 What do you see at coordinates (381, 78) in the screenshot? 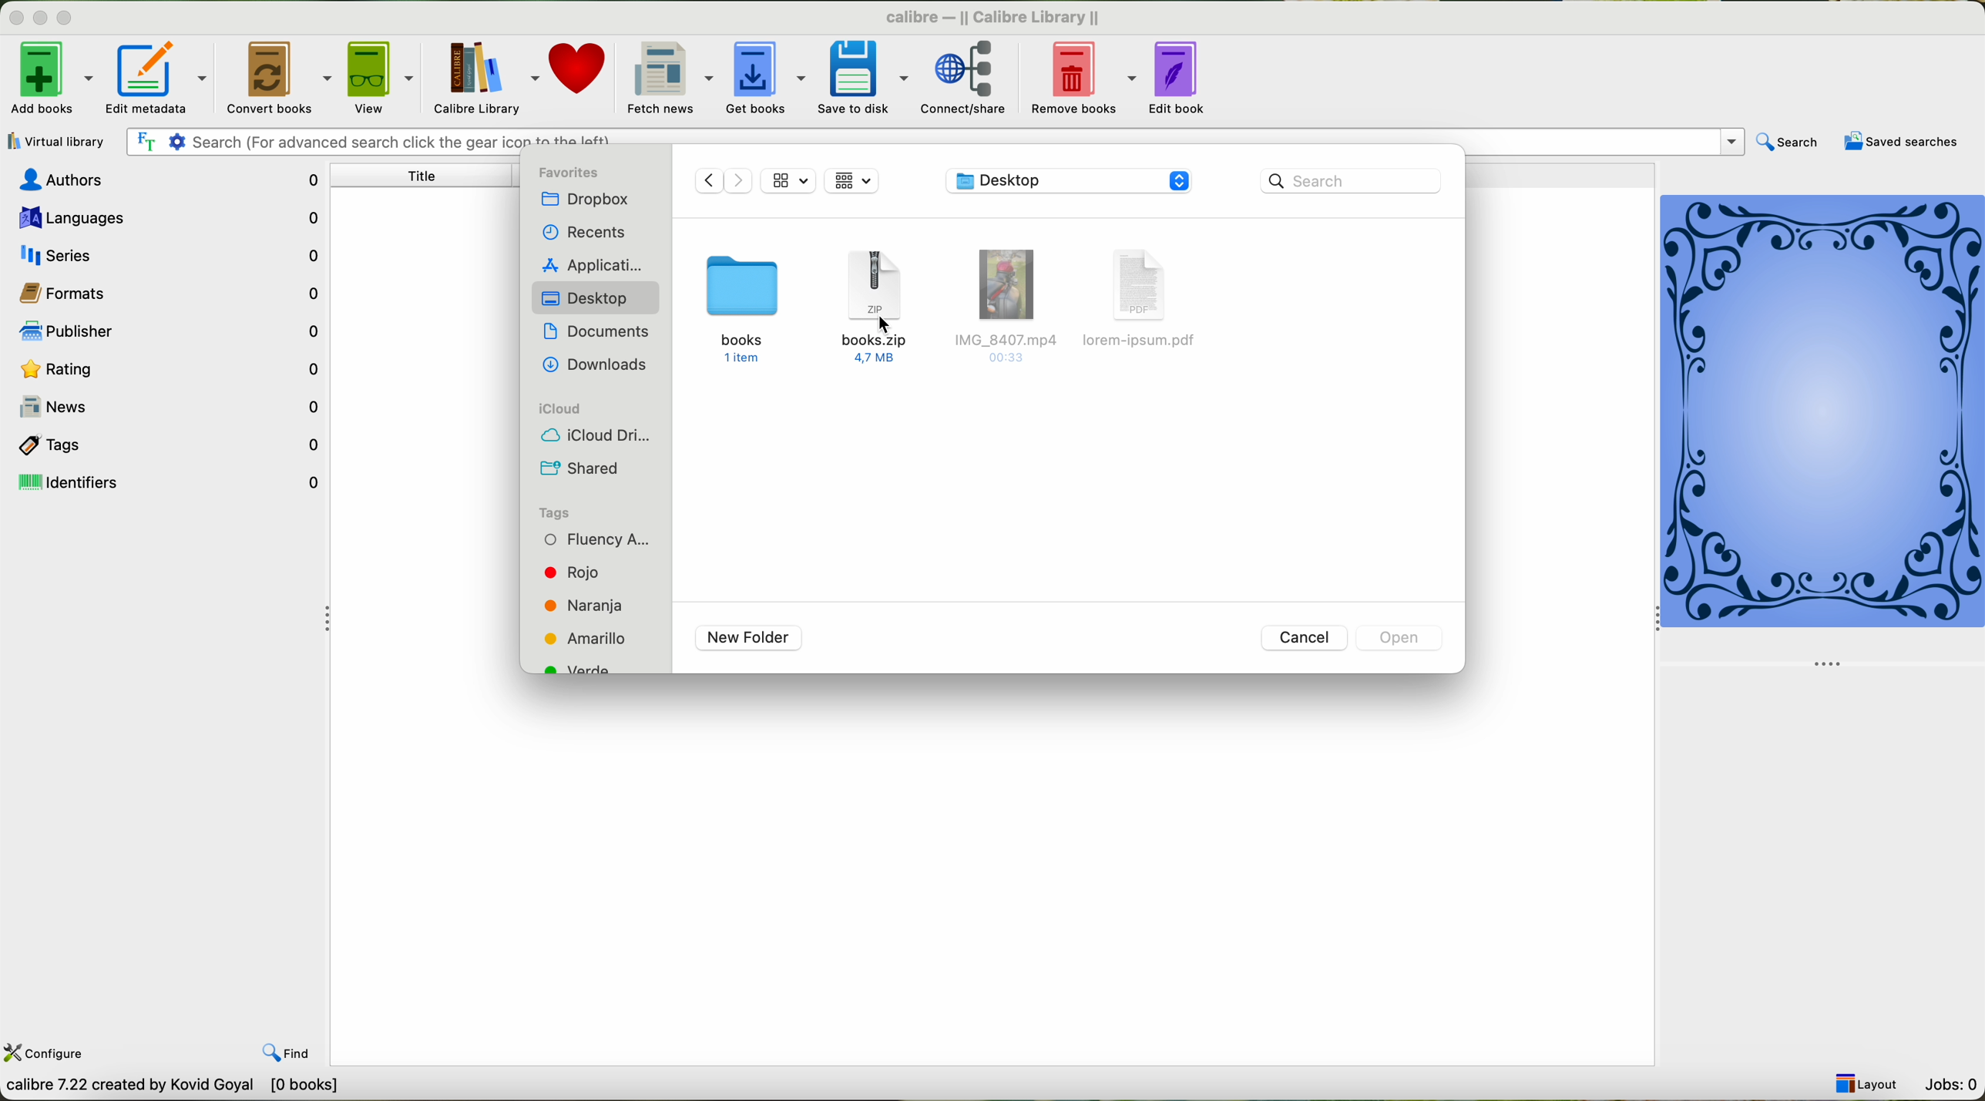
I see `view` at bounding box center [381, 78].